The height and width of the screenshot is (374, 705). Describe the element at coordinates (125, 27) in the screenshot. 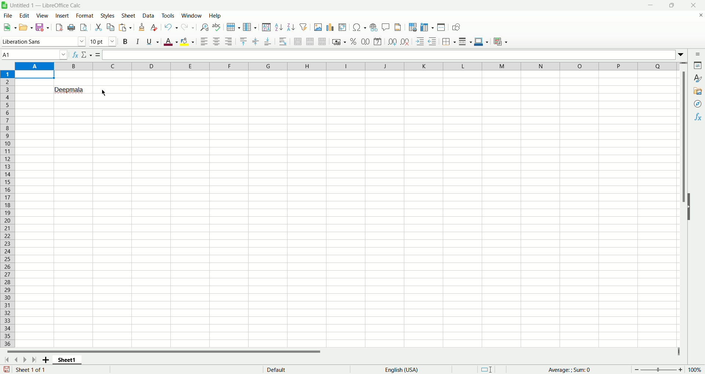

I see `Paste` at that location.